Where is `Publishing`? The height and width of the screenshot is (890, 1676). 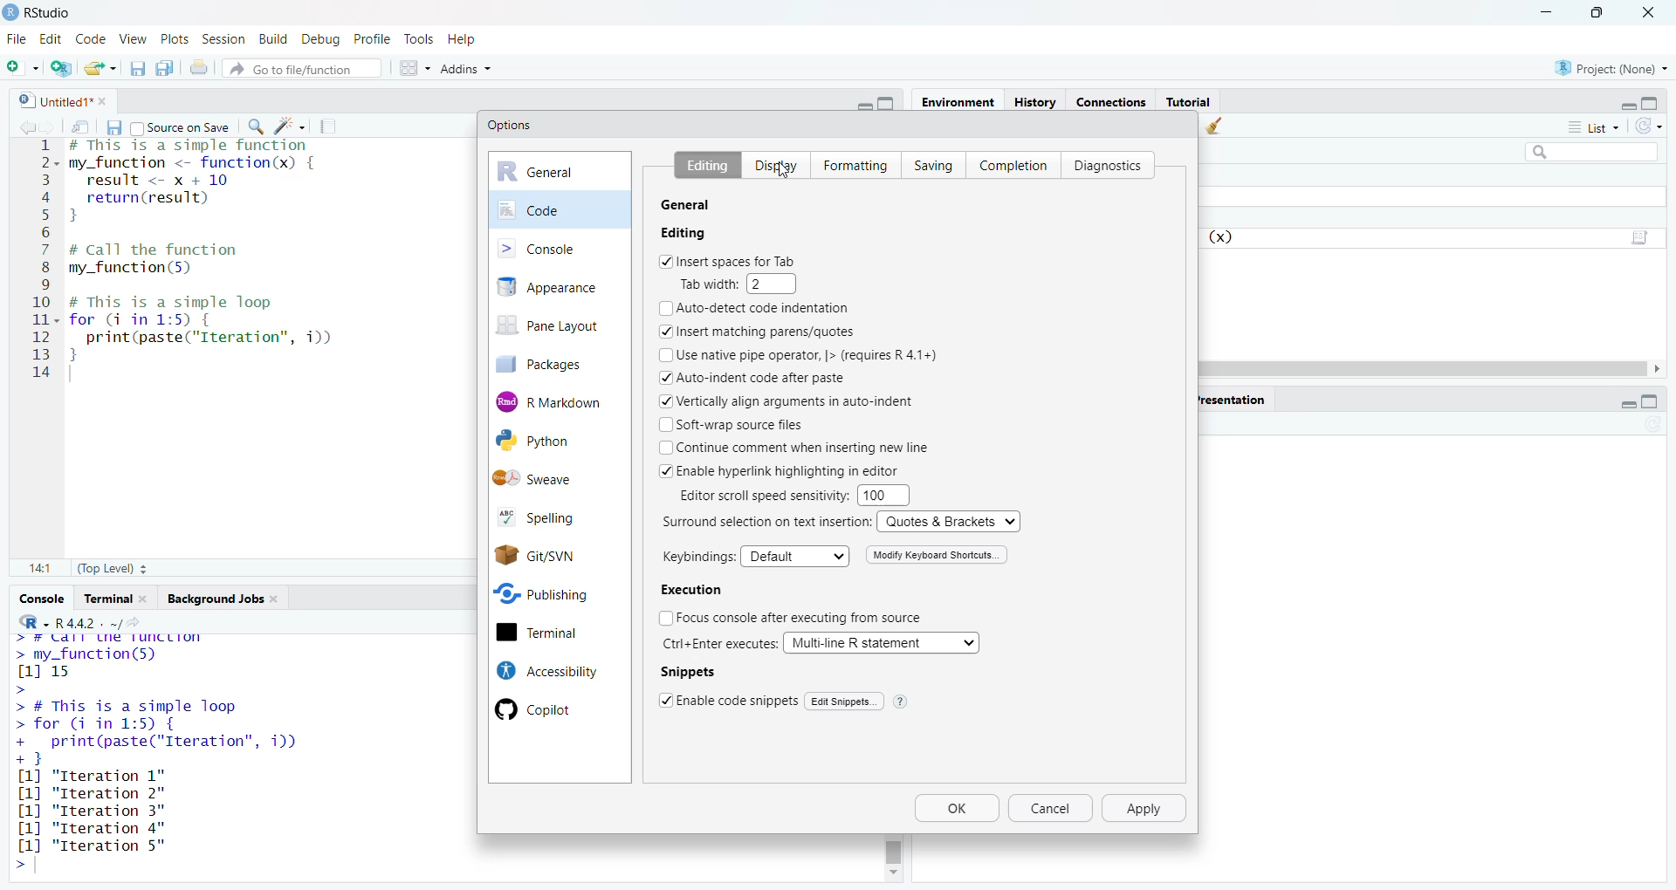 Publishing is located at coordinates (555, 592).